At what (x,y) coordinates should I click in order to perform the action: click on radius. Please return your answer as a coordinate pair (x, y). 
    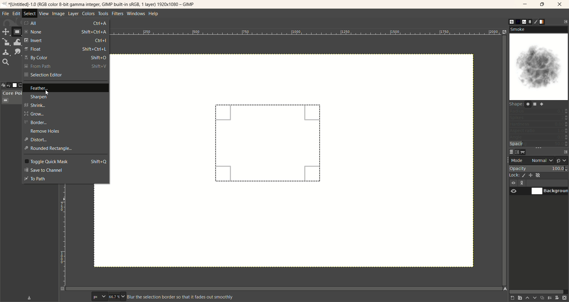
    Looking at the image, I should click on (538, 111).